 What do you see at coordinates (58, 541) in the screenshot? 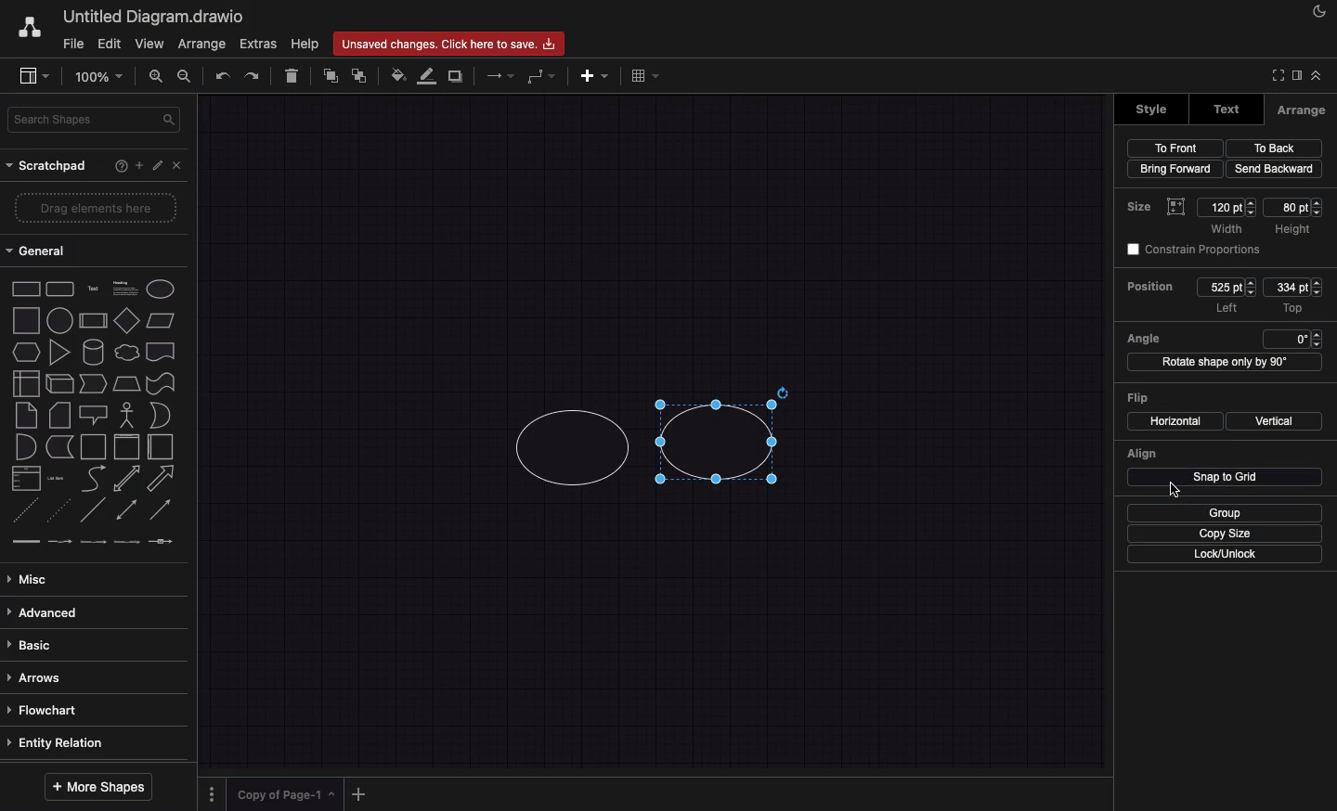
I see `connector with label` at bounding box center [58, 541].